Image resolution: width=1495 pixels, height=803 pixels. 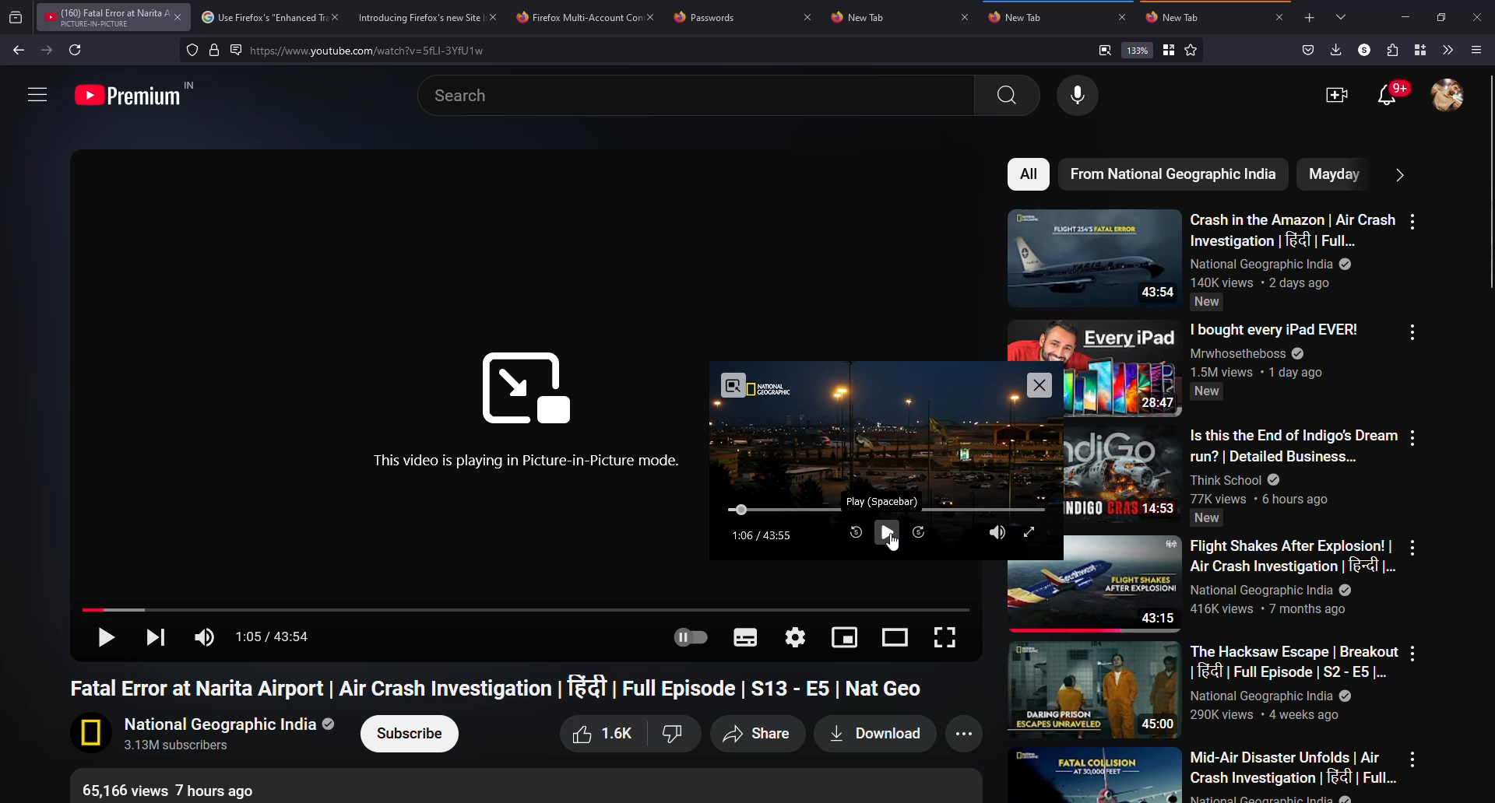 What do you see at coordinates (1191, 51) in the screenshot?
I see `favorite` at bounding box center [1191, 51].